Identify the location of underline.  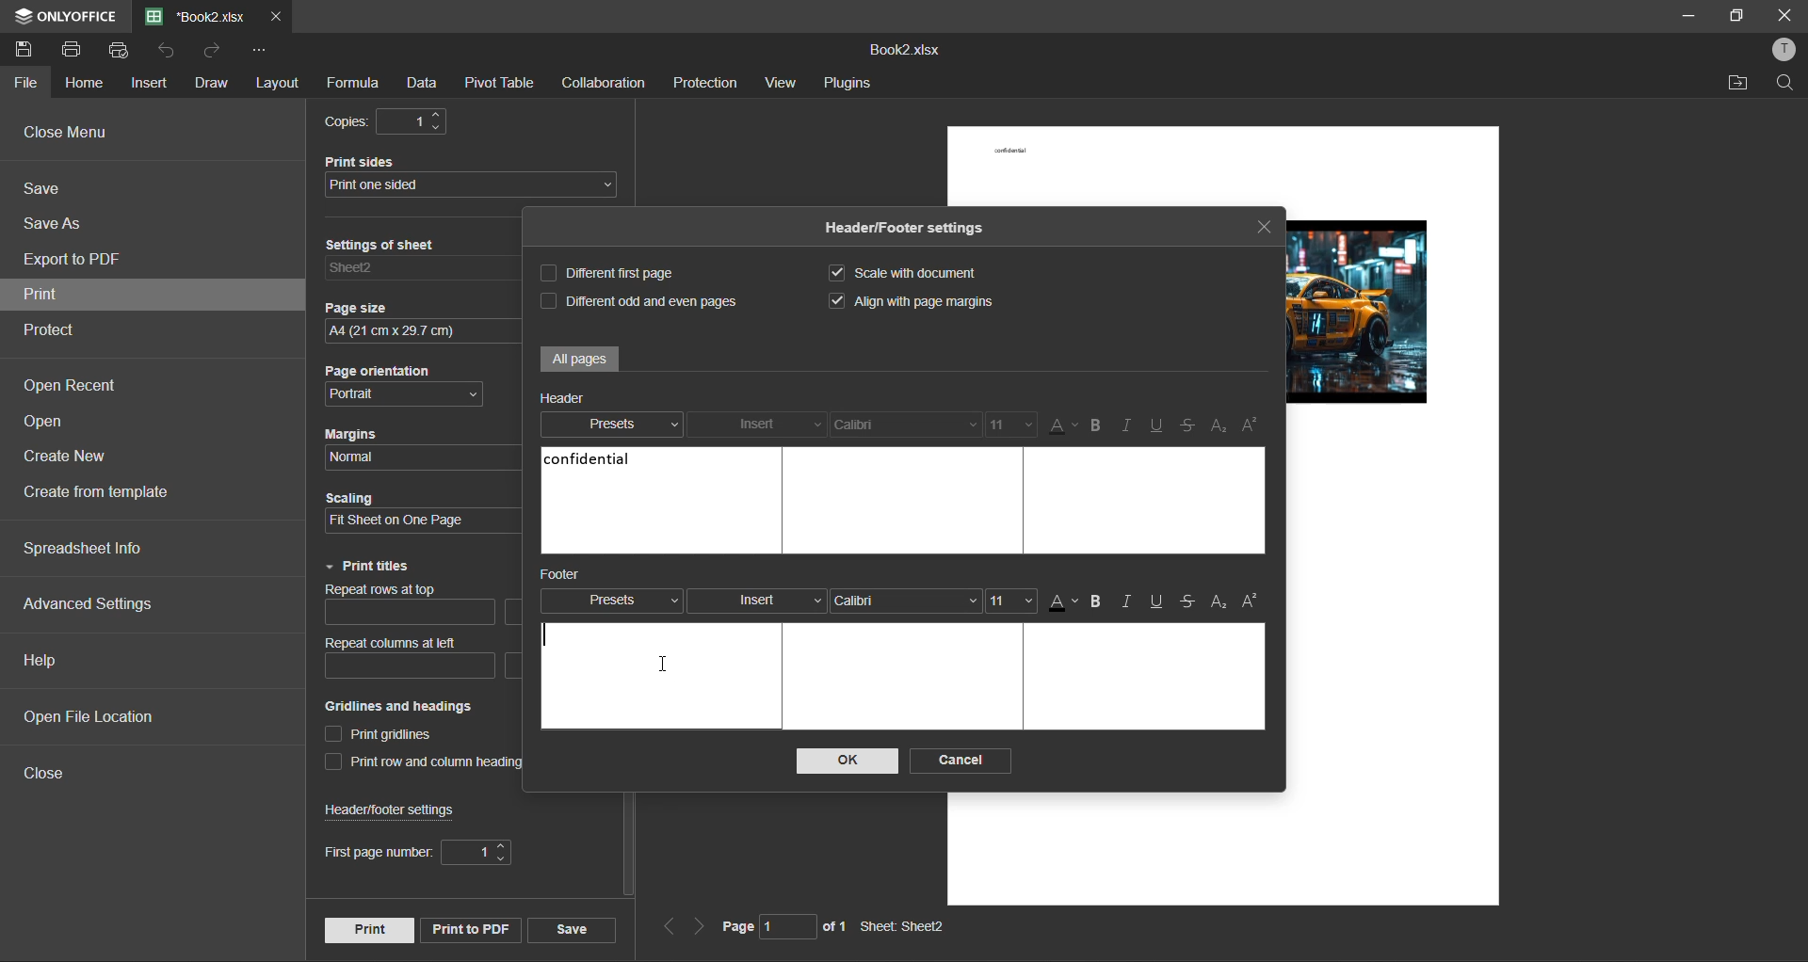
(1157, 600).